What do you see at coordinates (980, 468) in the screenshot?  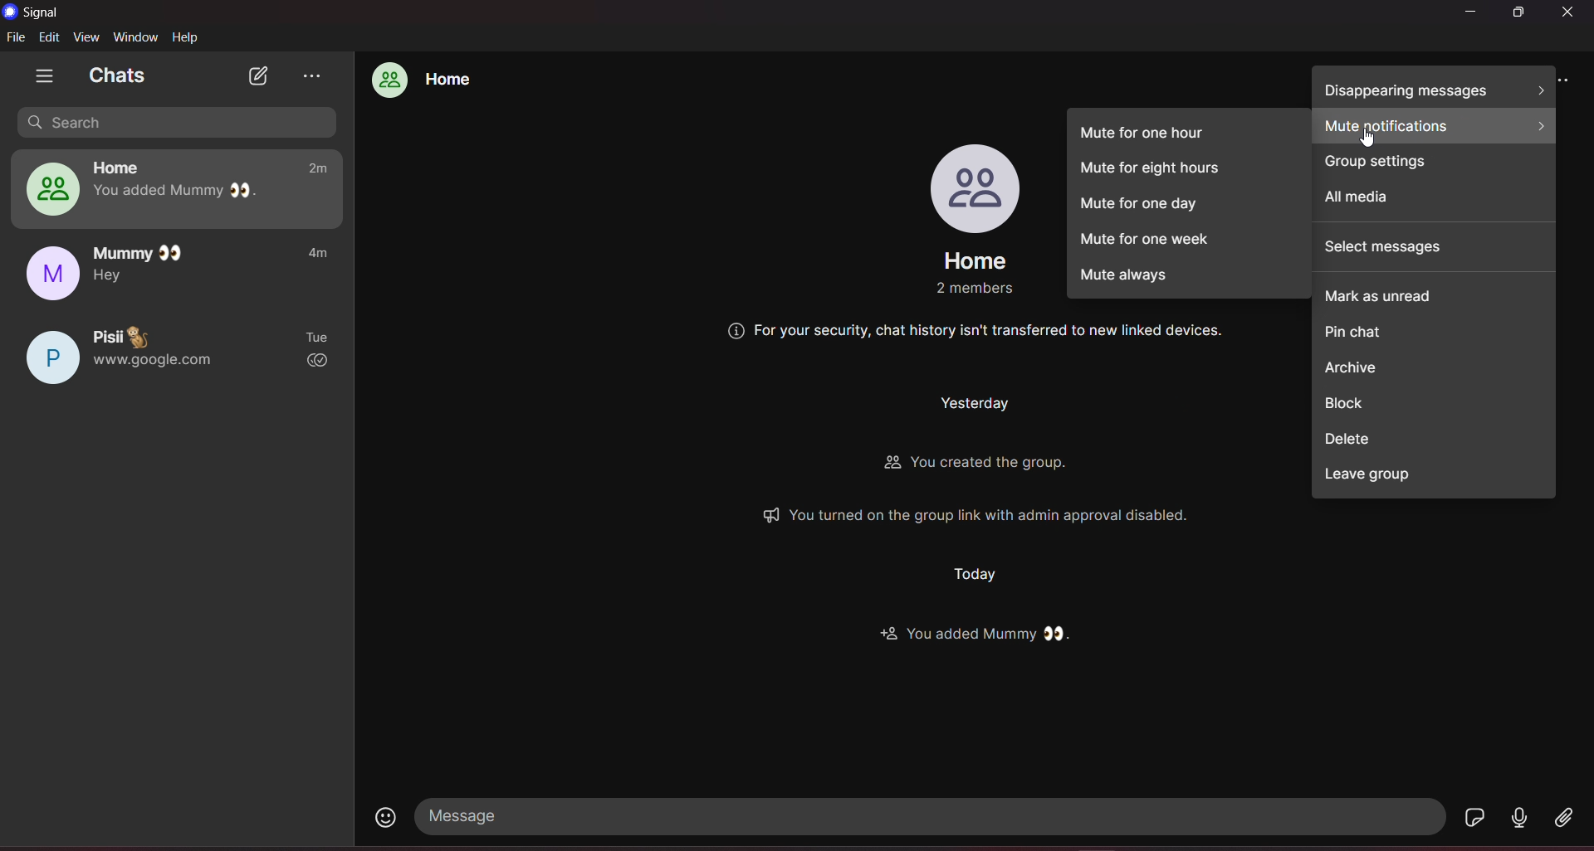 I see `` at bounding box center [980, 468].